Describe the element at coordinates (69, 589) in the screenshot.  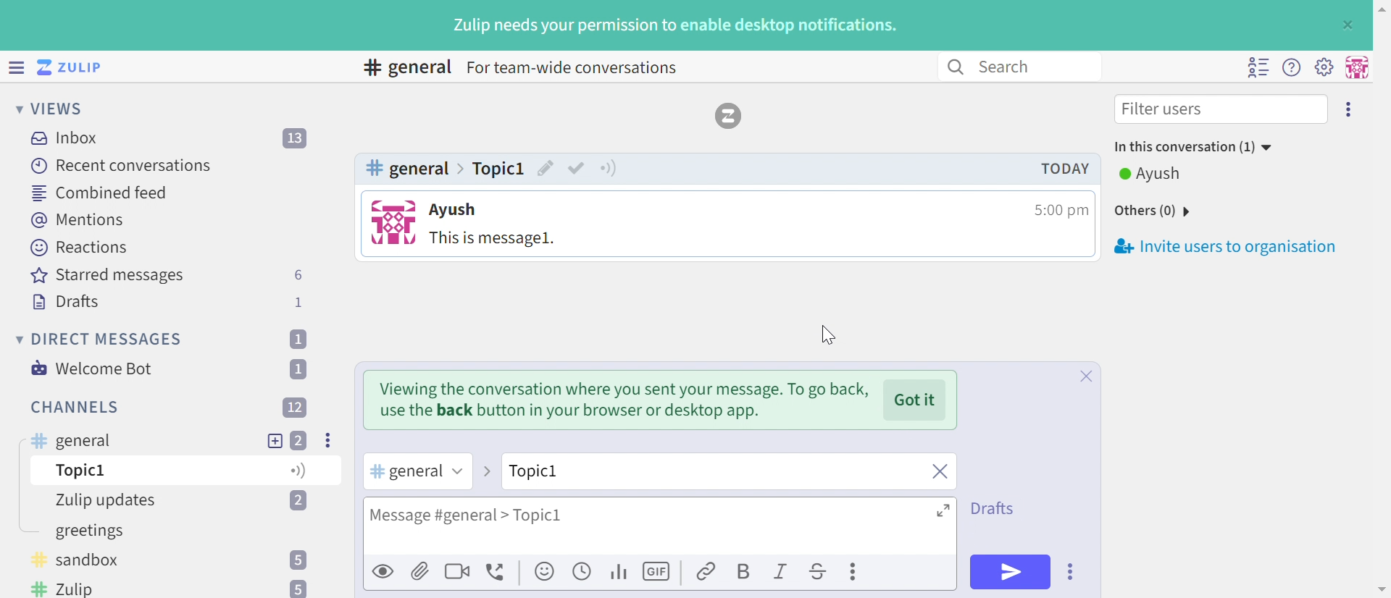
I see `Zulip` at that location.